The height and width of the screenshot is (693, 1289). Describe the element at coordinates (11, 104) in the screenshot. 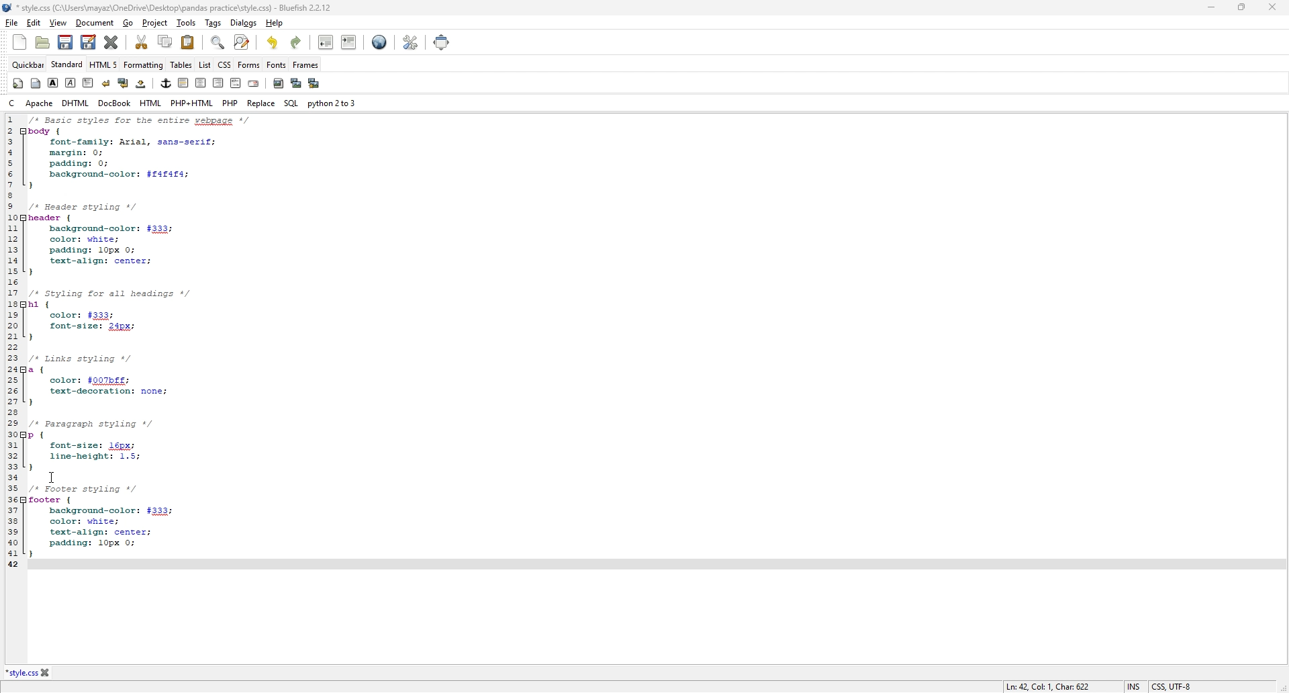

I see `C` at that location.